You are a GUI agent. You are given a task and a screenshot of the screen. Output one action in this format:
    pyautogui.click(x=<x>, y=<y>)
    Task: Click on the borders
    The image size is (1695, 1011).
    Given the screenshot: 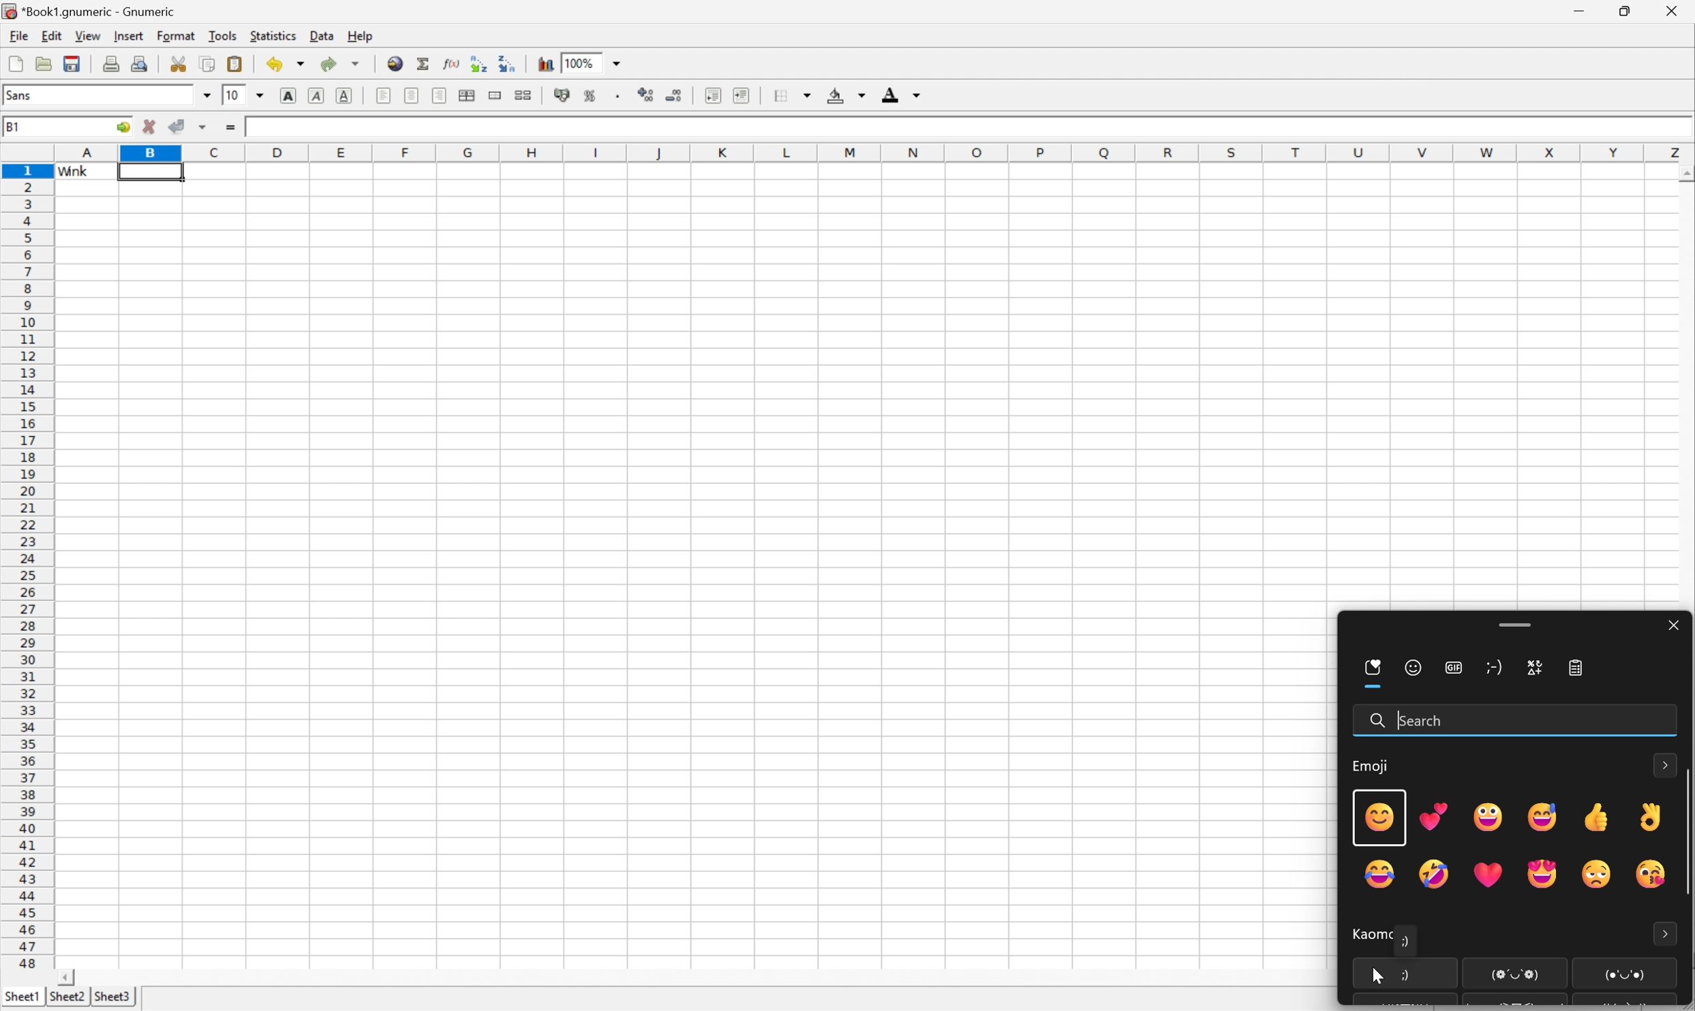 What is the action you would take?
    pyautogui.click(x=791, y=95)
    